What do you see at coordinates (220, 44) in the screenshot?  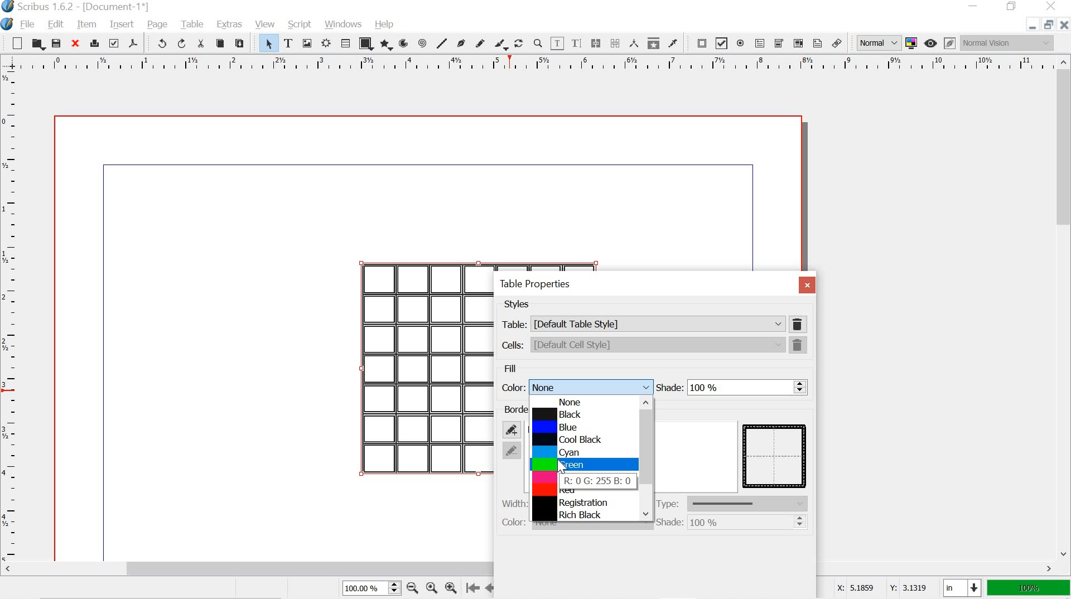 I see `copy` at bounding box center [220, 44].